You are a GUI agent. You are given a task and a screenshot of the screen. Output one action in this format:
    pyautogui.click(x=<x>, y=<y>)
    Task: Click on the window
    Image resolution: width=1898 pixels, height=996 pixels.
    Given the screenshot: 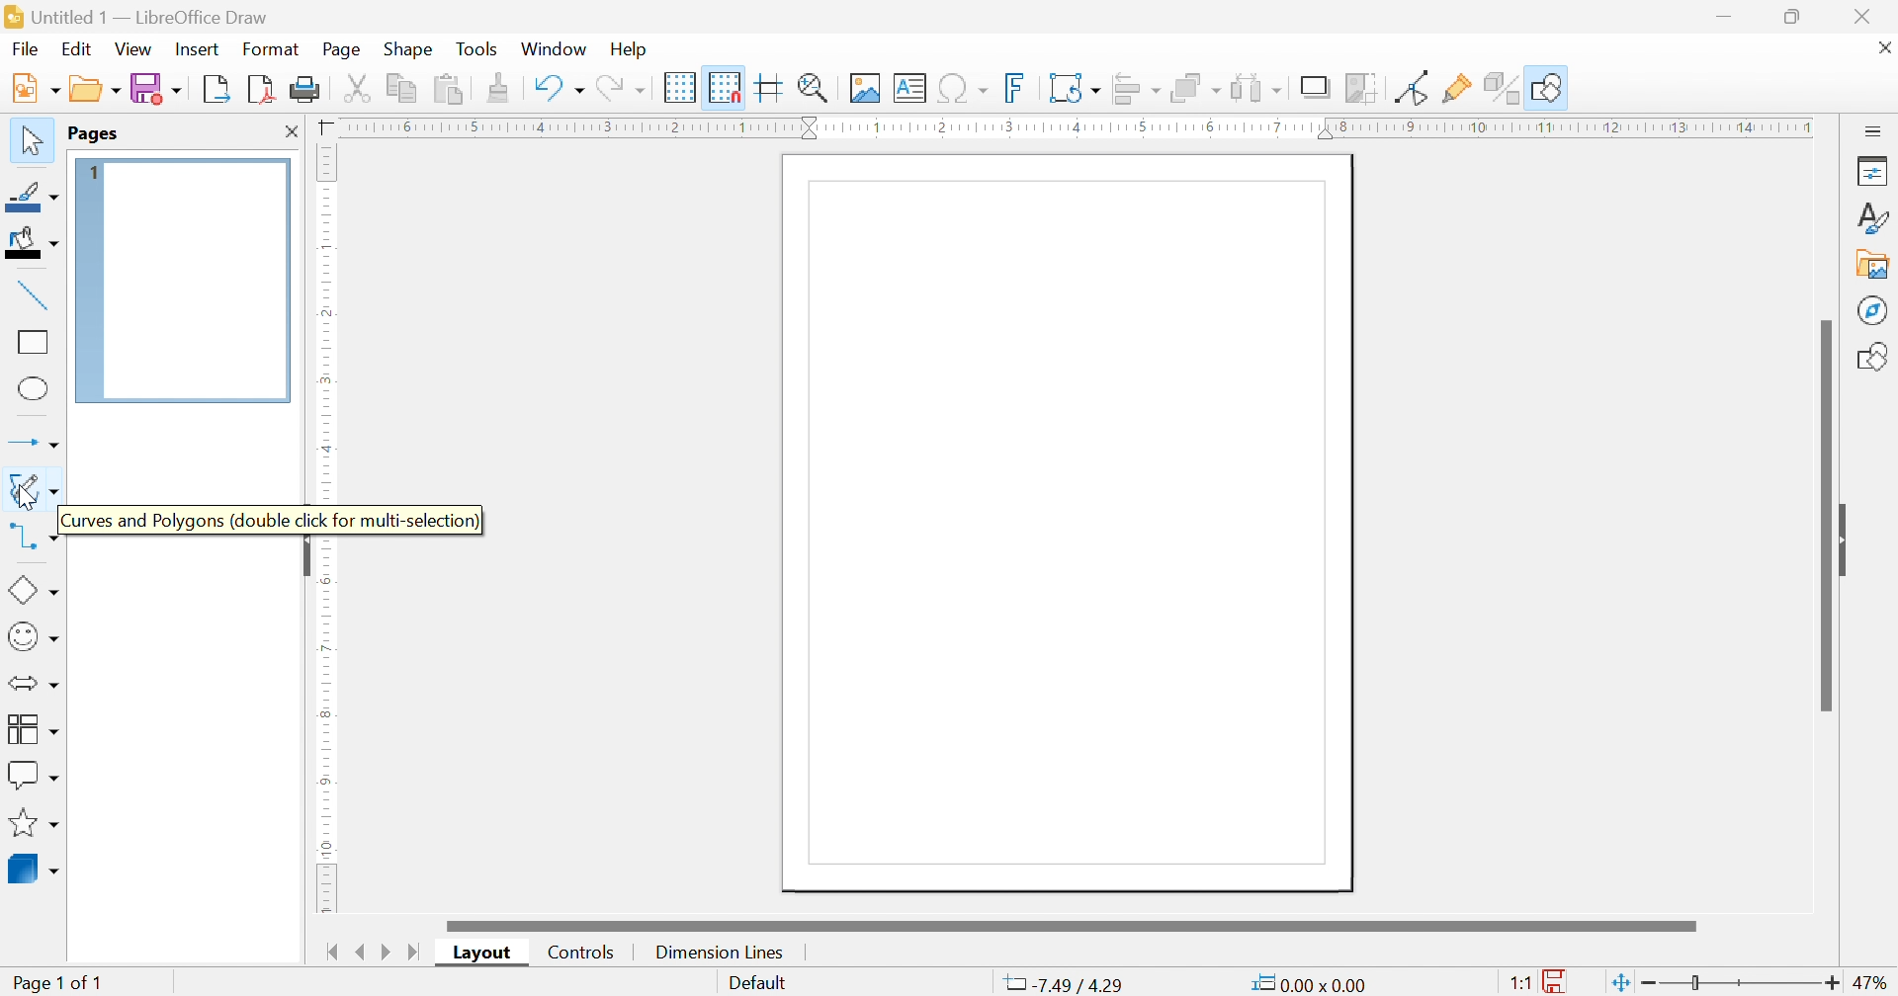 What is the action you would take?
    pyautogui.click(x=553, y=48)
    